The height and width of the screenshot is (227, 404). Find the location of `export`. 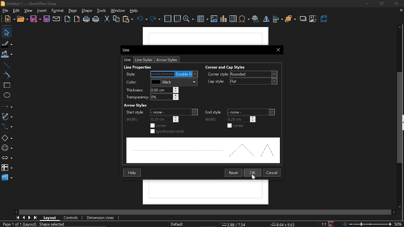

export is located at coordinates (67, 19).